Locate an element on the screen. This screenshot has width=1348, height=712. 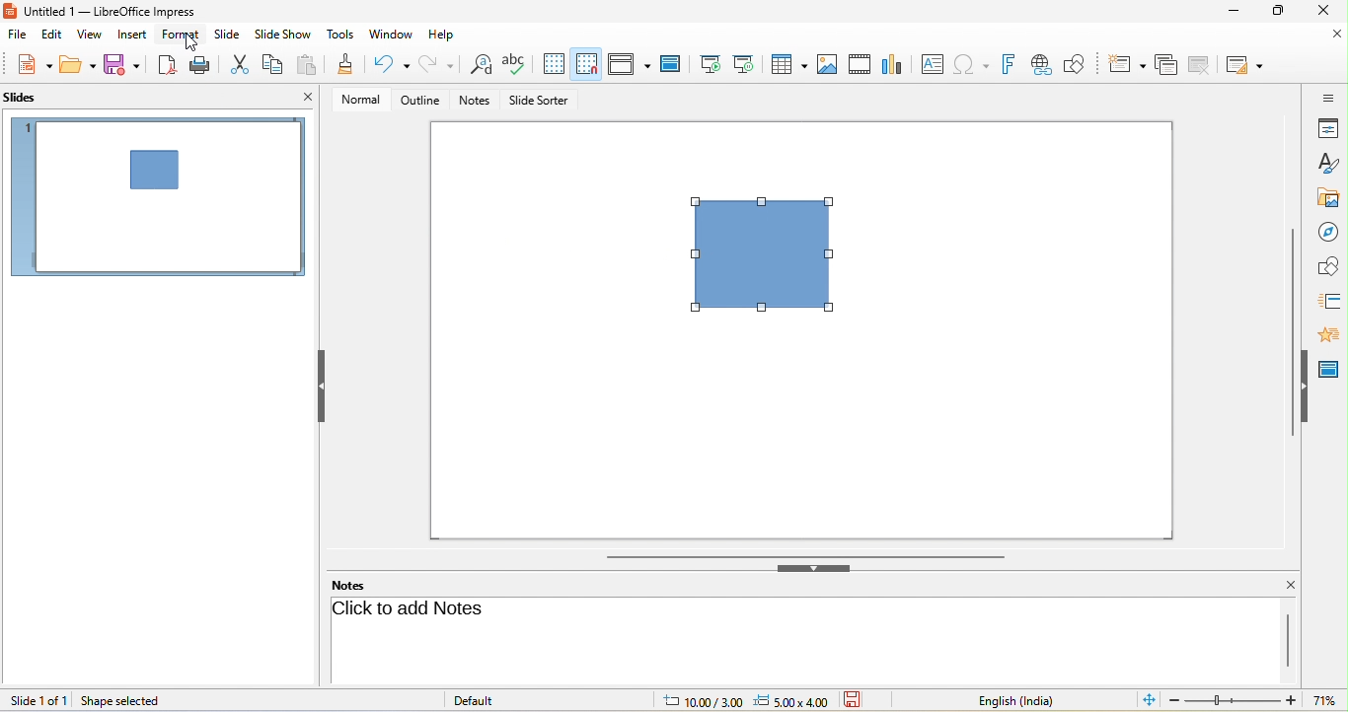
video/audio is located at coordinates (859, 62).